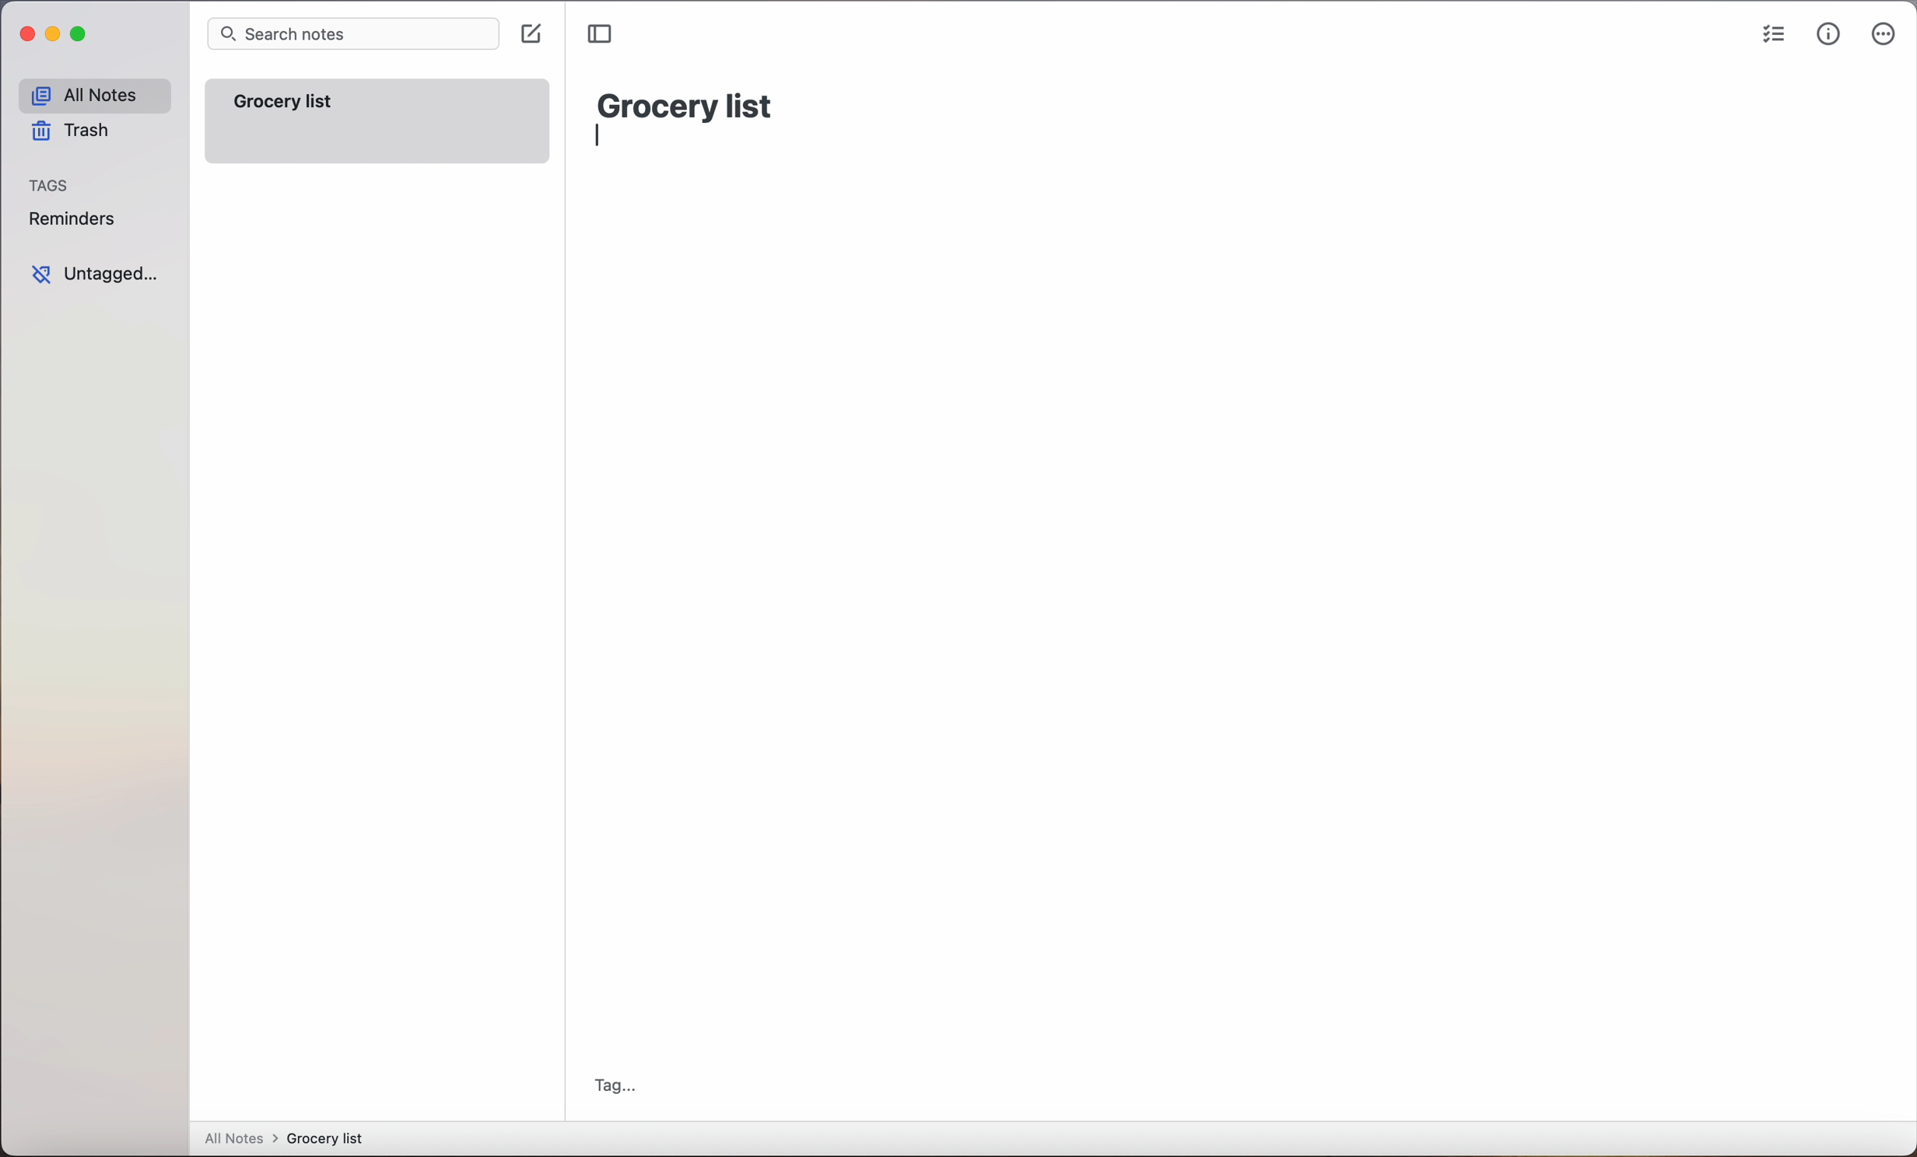 This screenshot has height=1157, width=1917. Describe the element at coordinates (94, 274) in the screenshot. I see `untagged` at that location.